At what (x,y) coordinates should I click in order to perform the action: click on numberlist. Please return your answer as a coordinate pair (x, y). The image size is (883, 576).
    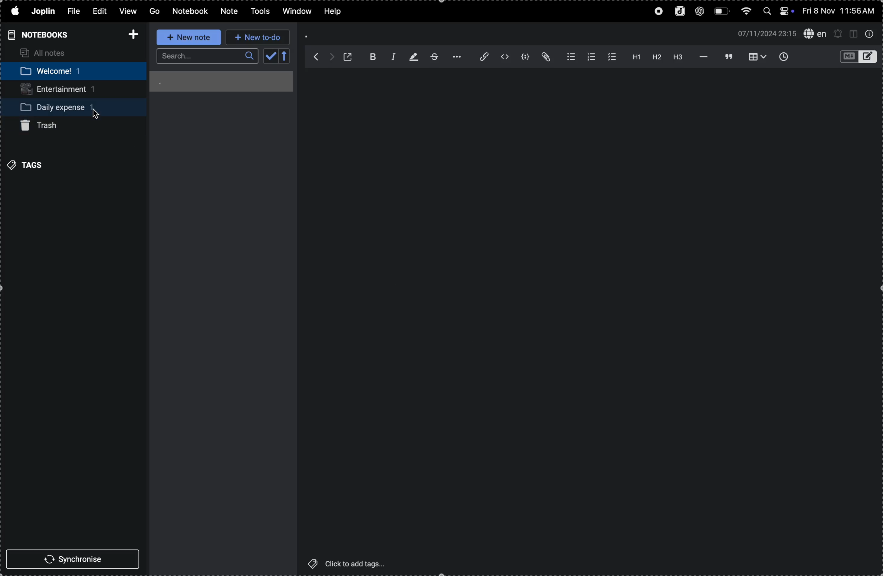
    Looking at the image, I should click on (590, 57).